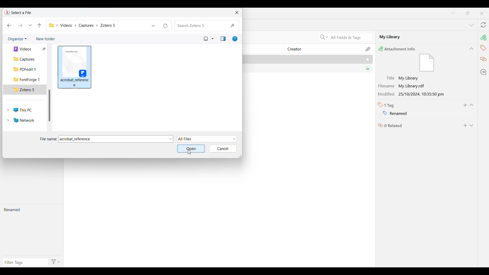 Image resolution: width=489 pixels, height=275 pixels. Describe the element at coordinates (403, 77) in the screenshot. I see `Title My Library` at that location.